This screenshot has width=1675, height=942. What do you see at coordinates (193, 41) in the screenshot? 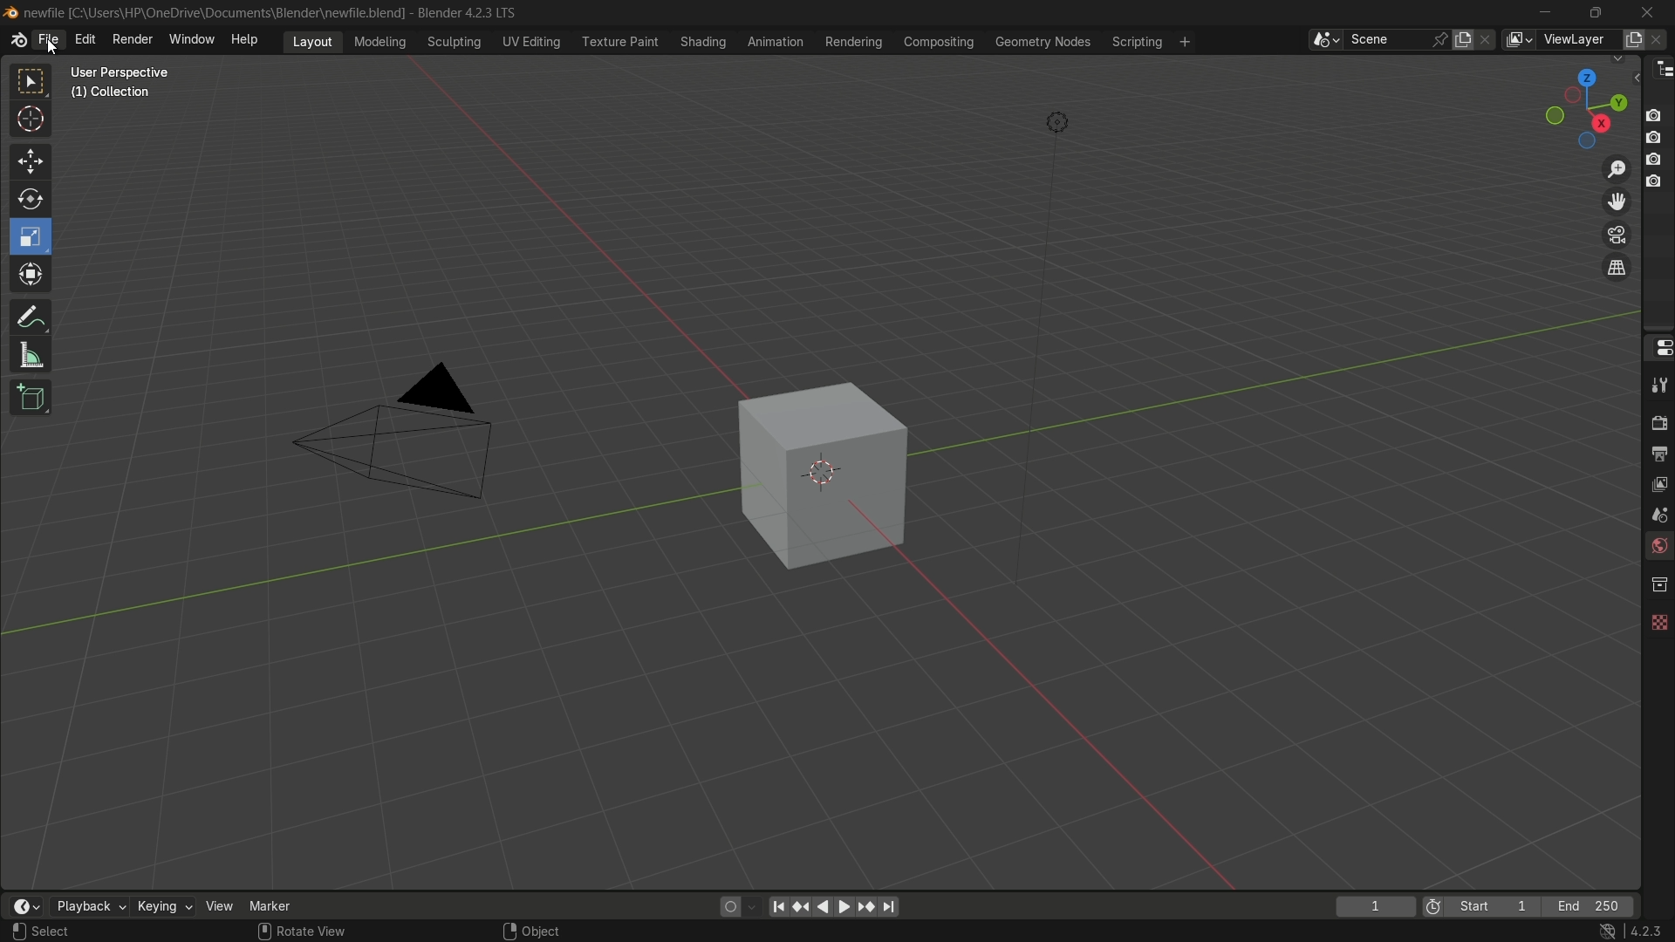
I see `window menu` at bounding box center [193, 41].